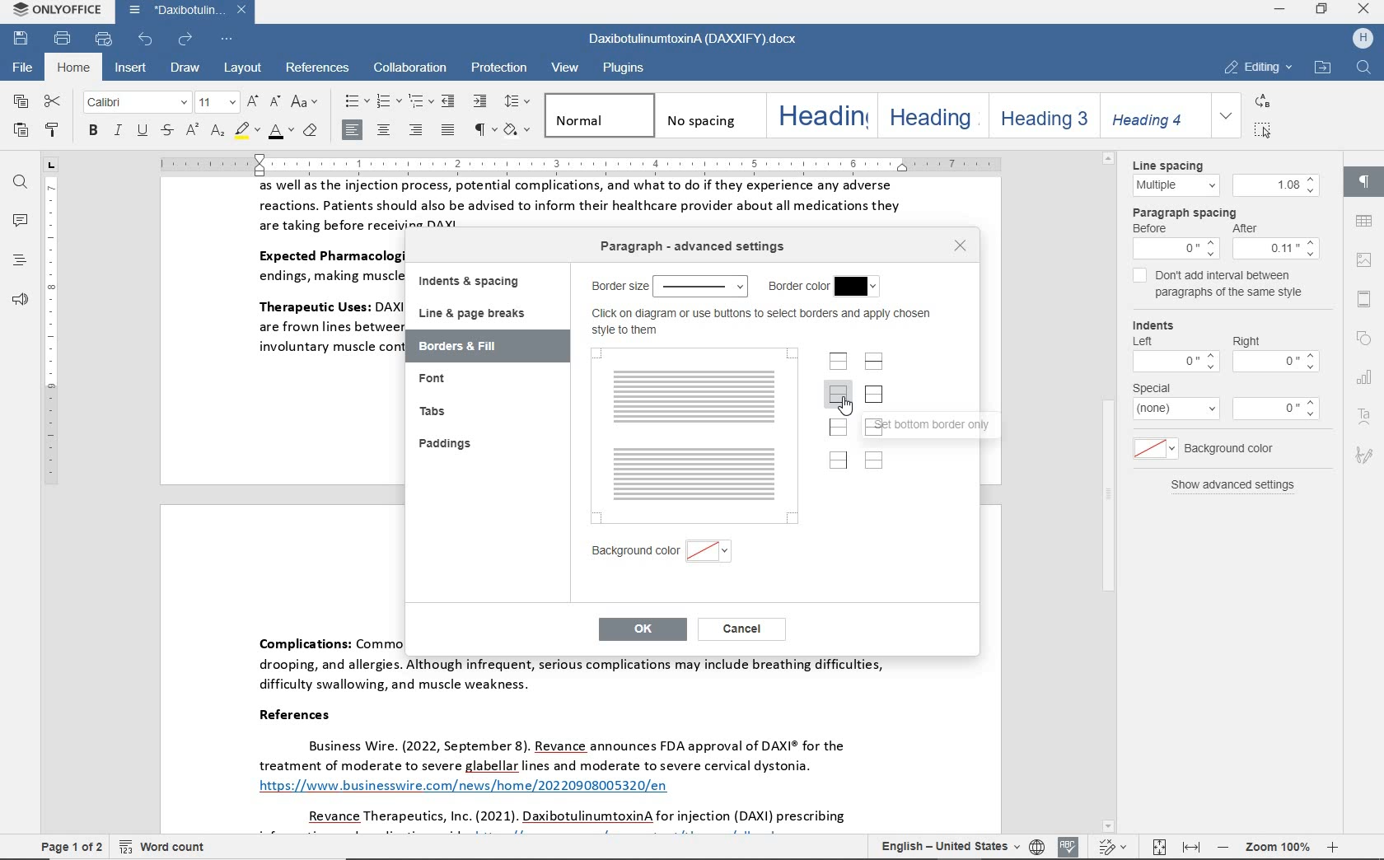 Image resolution: width=1384 pixels, height=860 pixels. What do you see at coordinates (1227, 115) in the screenshot?
I see `expand` at bounding box center [1227, 115].